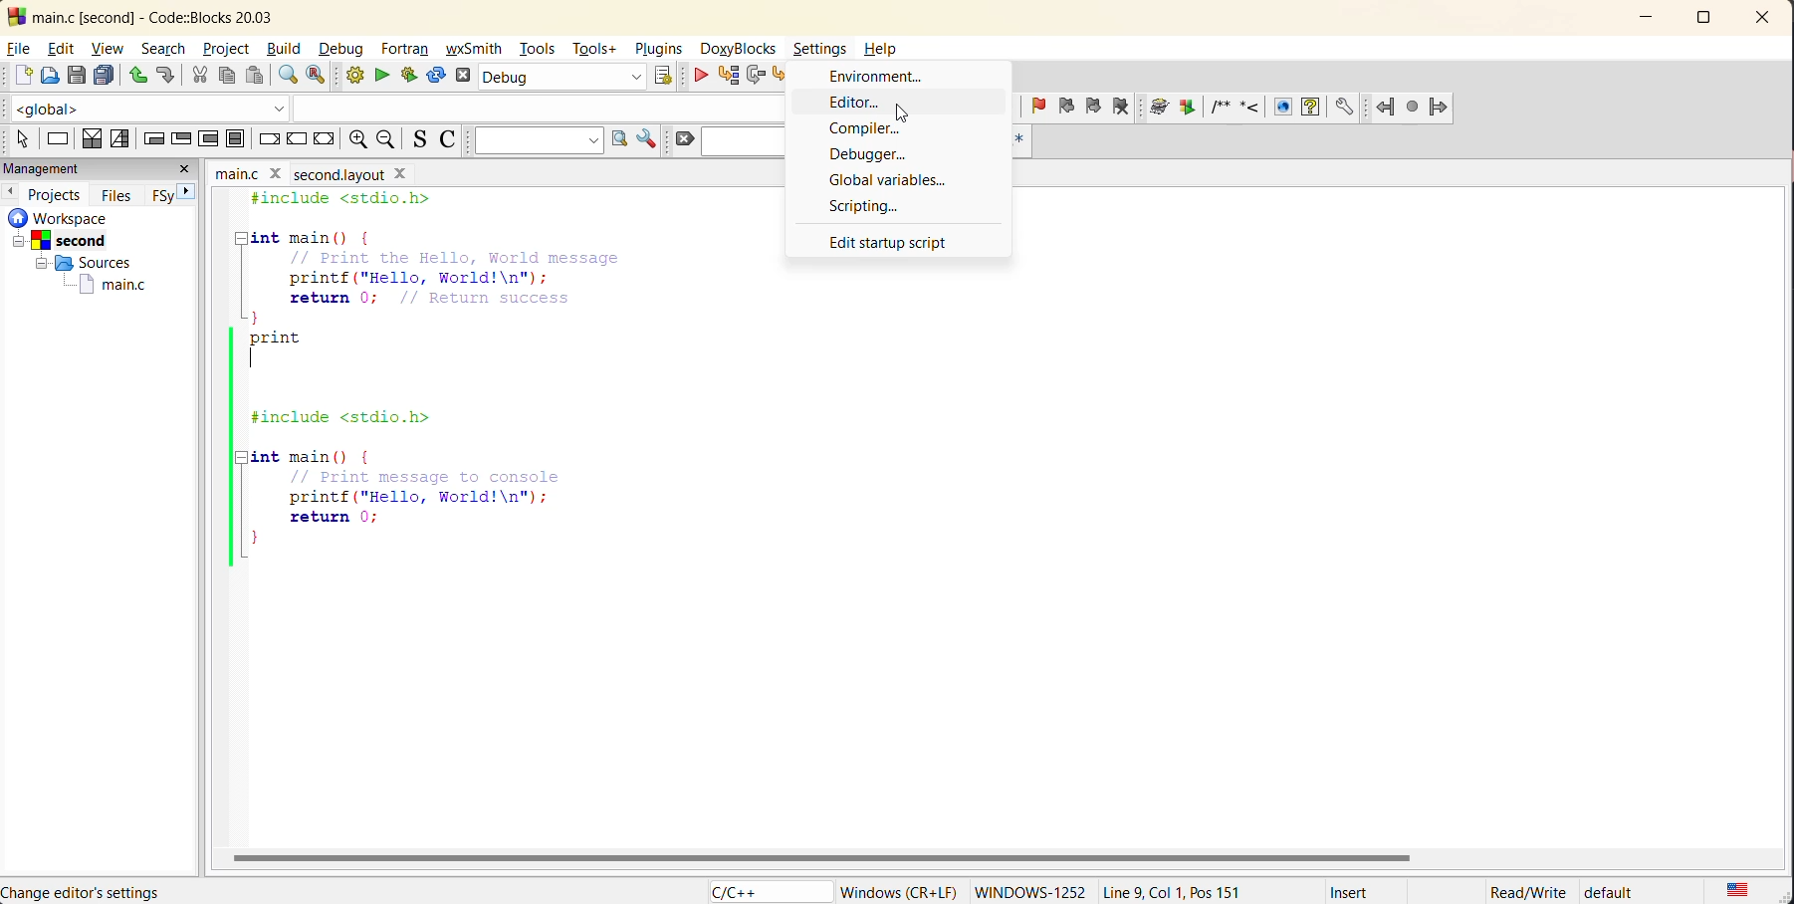 Image resolution: width=1794 pixels, height=904 pixels. Describe the element at coordinates (868, 206) in the screenshot. I see `scripting` at that location.